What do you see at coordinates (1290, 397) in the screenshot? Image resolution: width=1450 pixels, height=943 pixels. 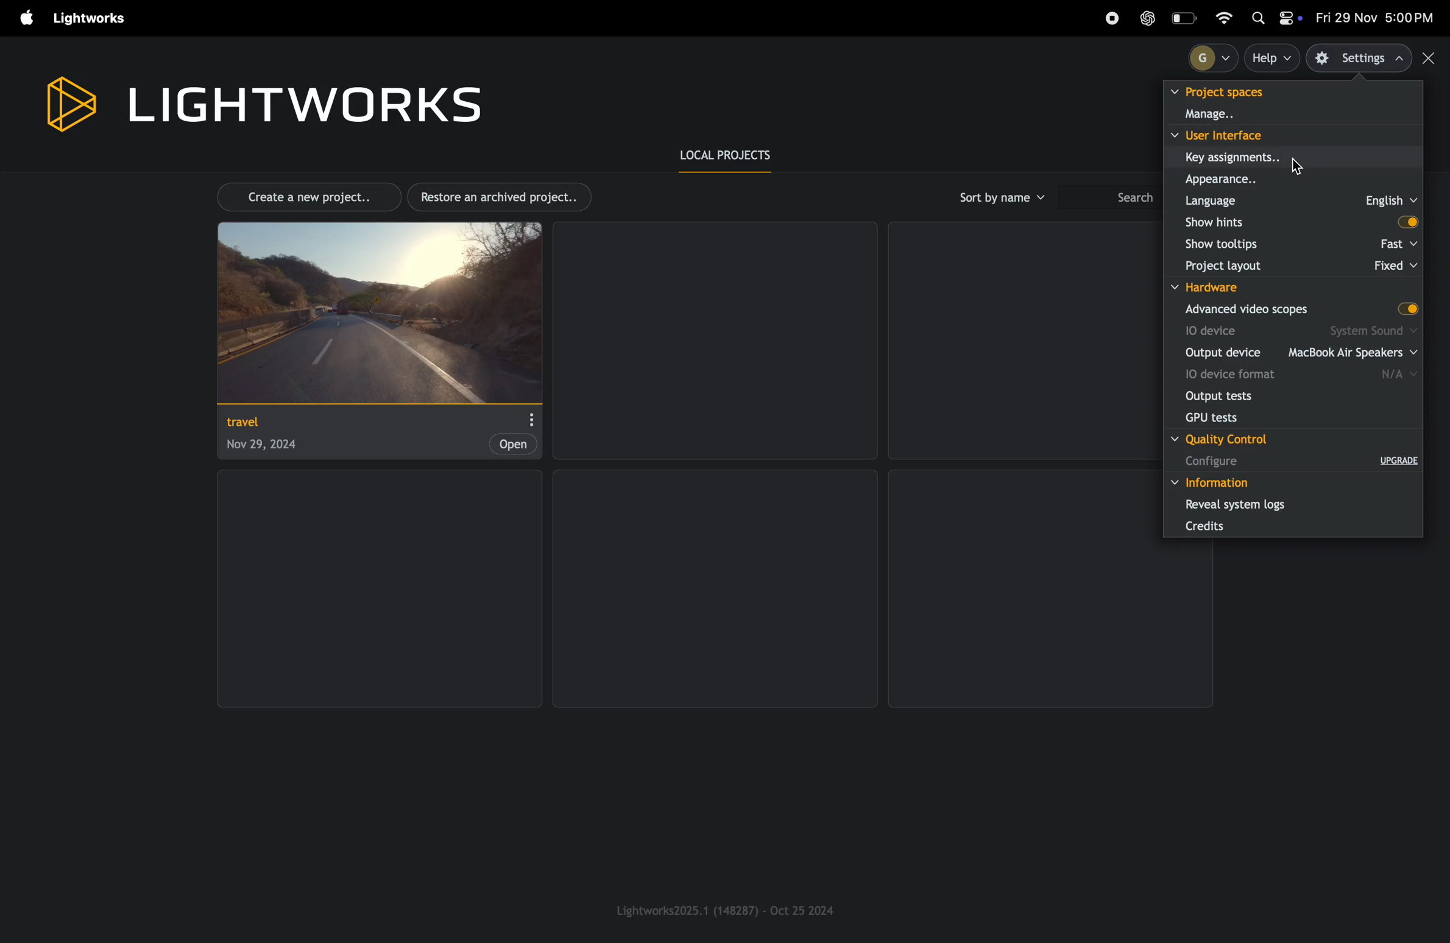 I see `output tests` at bounding box center [1290, 397].